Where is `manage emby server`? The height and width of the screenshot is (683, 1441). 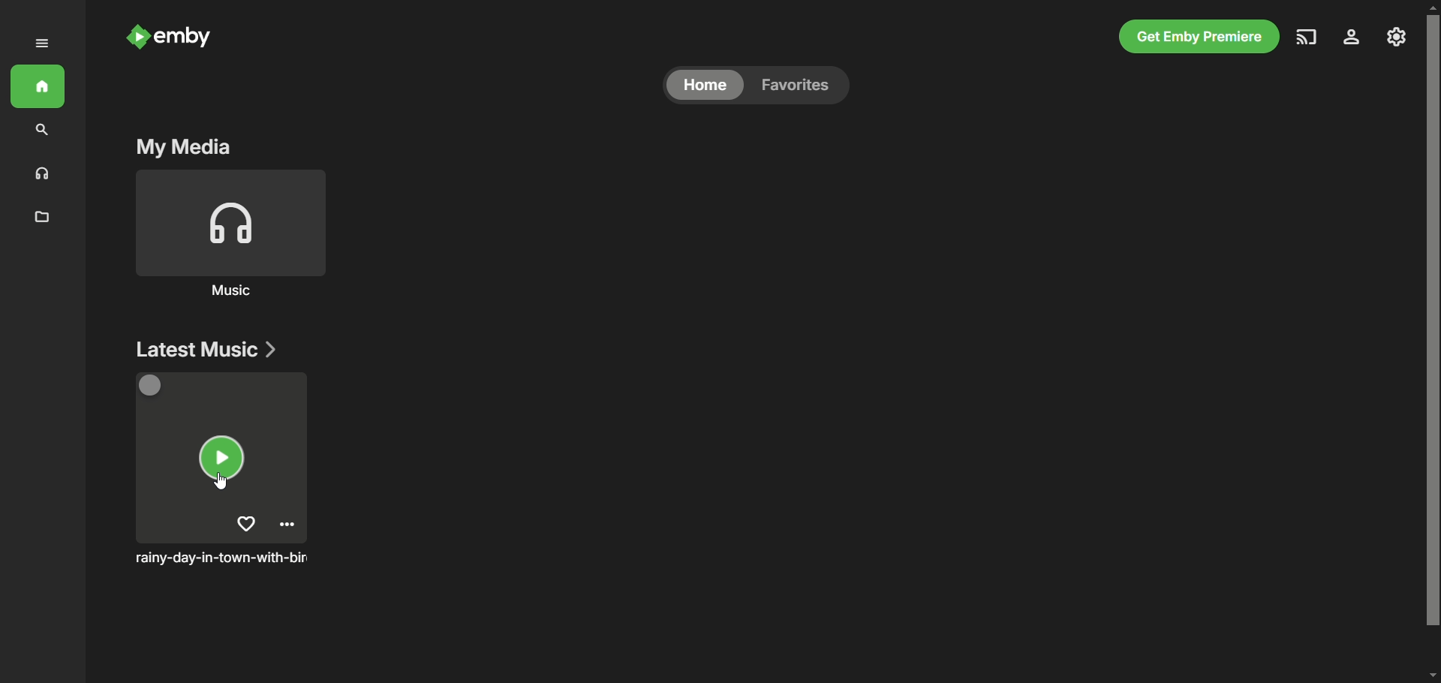
manage emby server is located at coordinates (1397, 38).